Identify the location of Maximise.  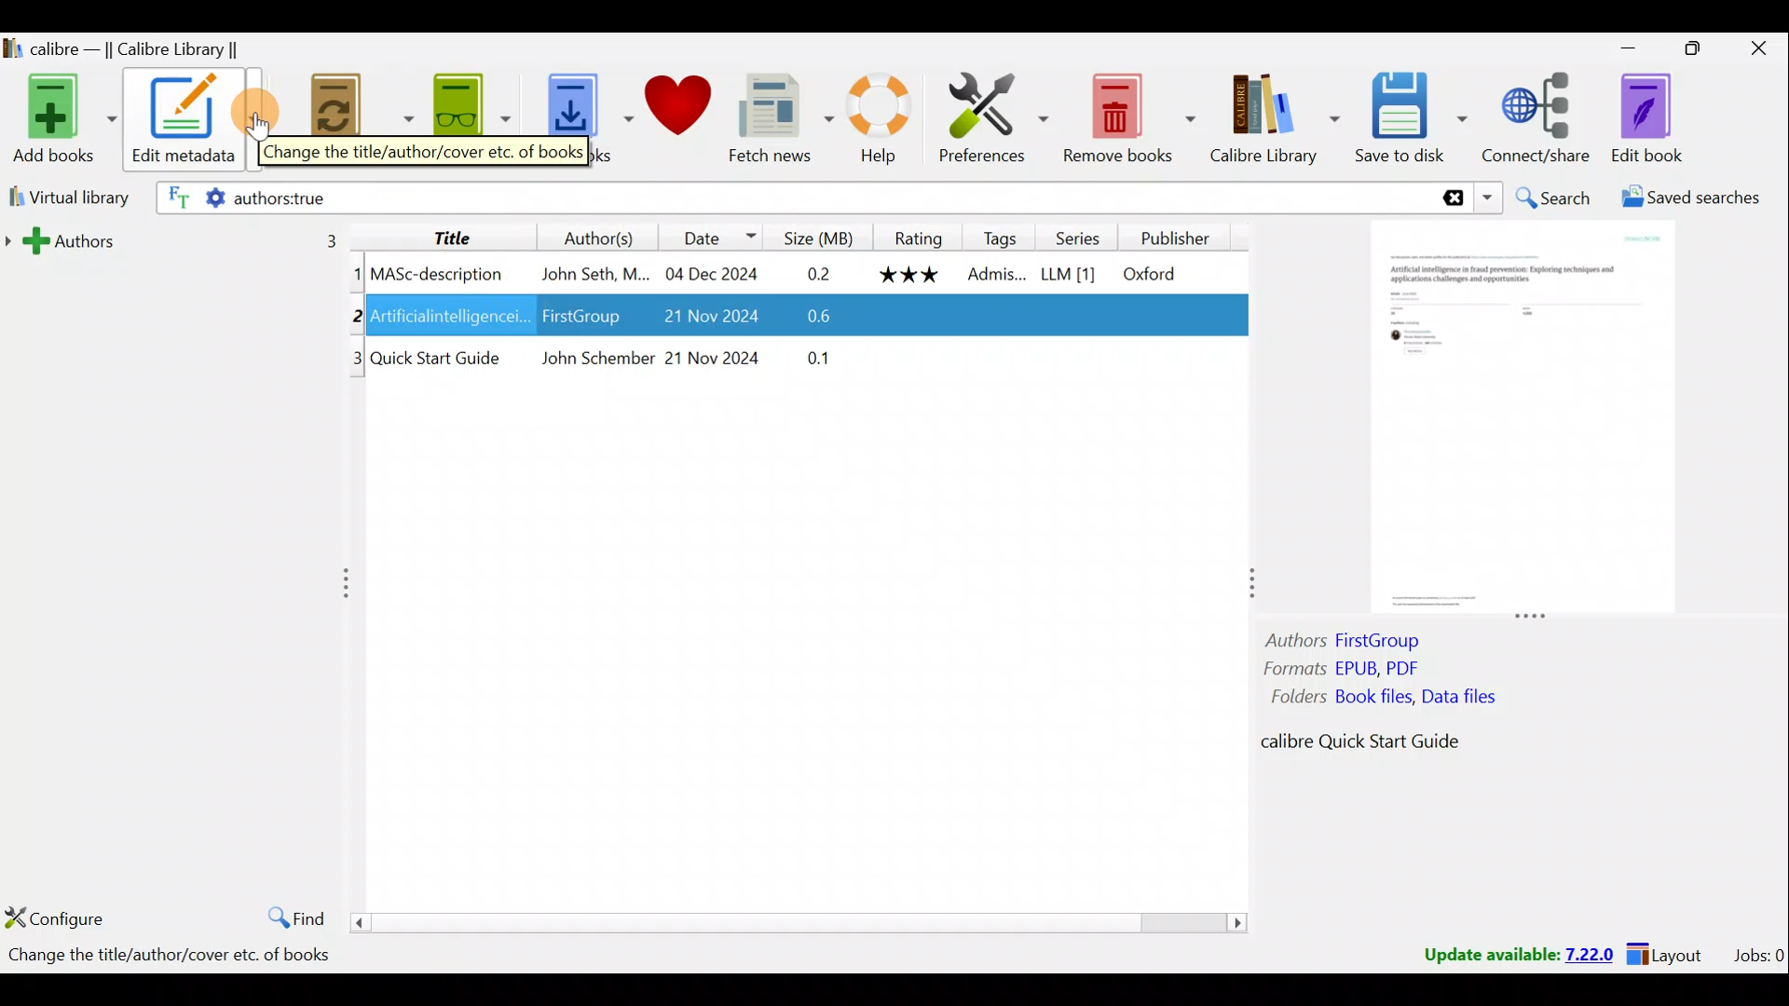
(1686, 53).